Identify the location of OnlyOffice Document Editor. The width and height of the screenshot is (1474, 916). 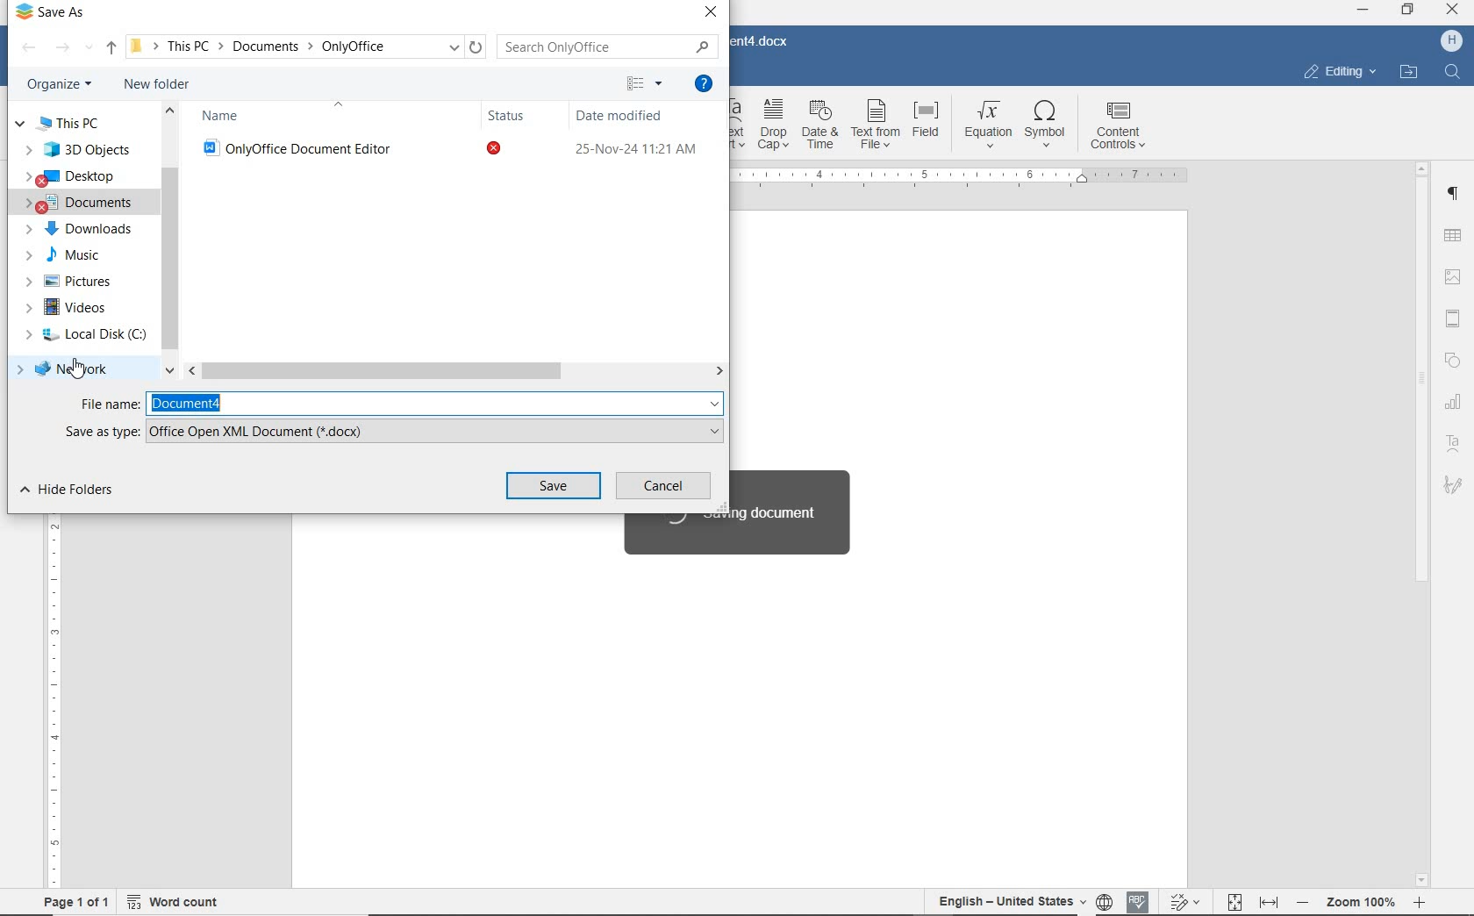
(304, 152).